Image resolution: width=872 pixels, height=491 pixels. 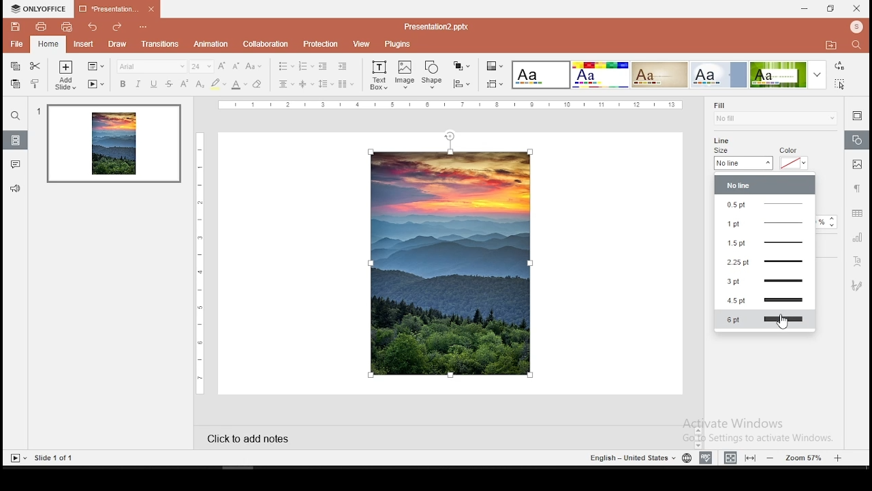 What do you see at coordinates (342, 65) in the screenshot?
I see `increase indent` at bounding box center [342, 65].